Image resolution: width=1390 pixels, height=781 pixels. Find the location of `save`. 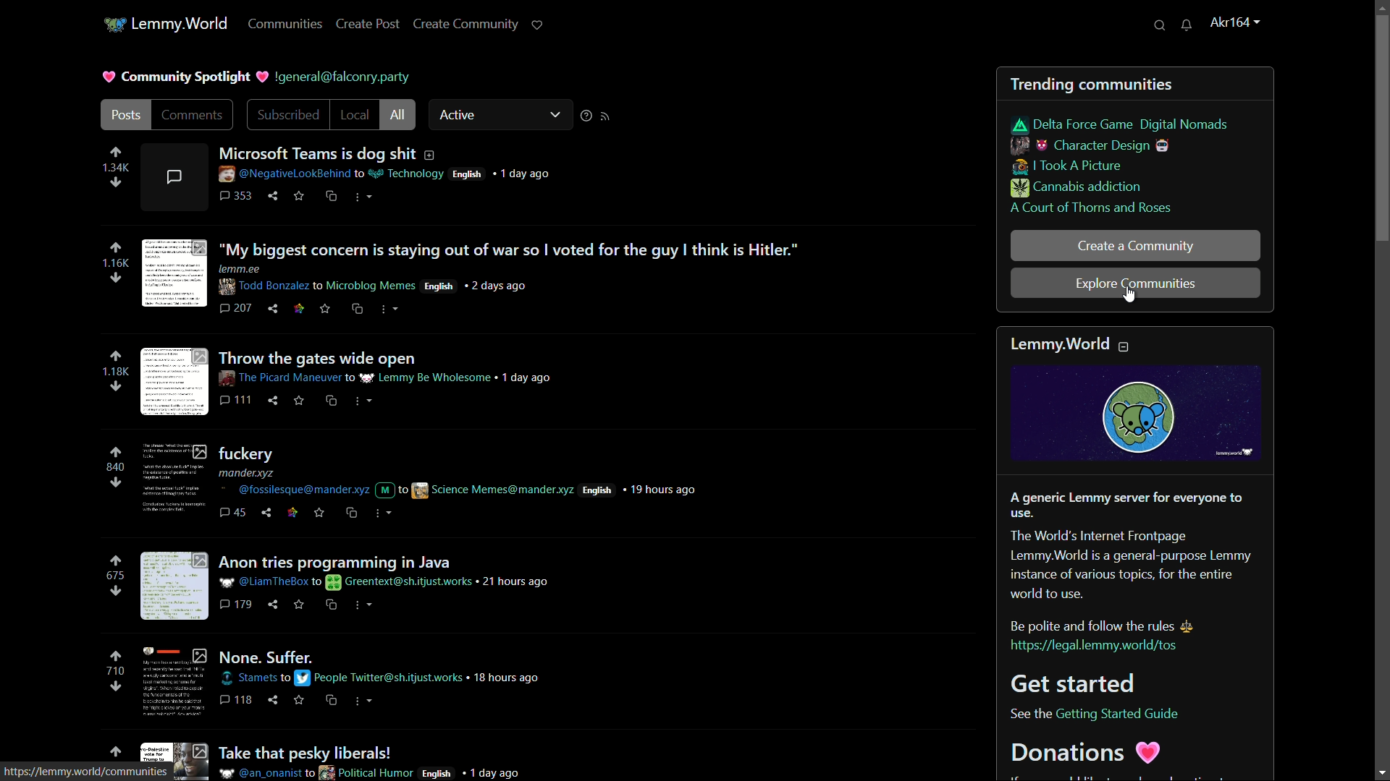

save is located at coordinates (324, 309).